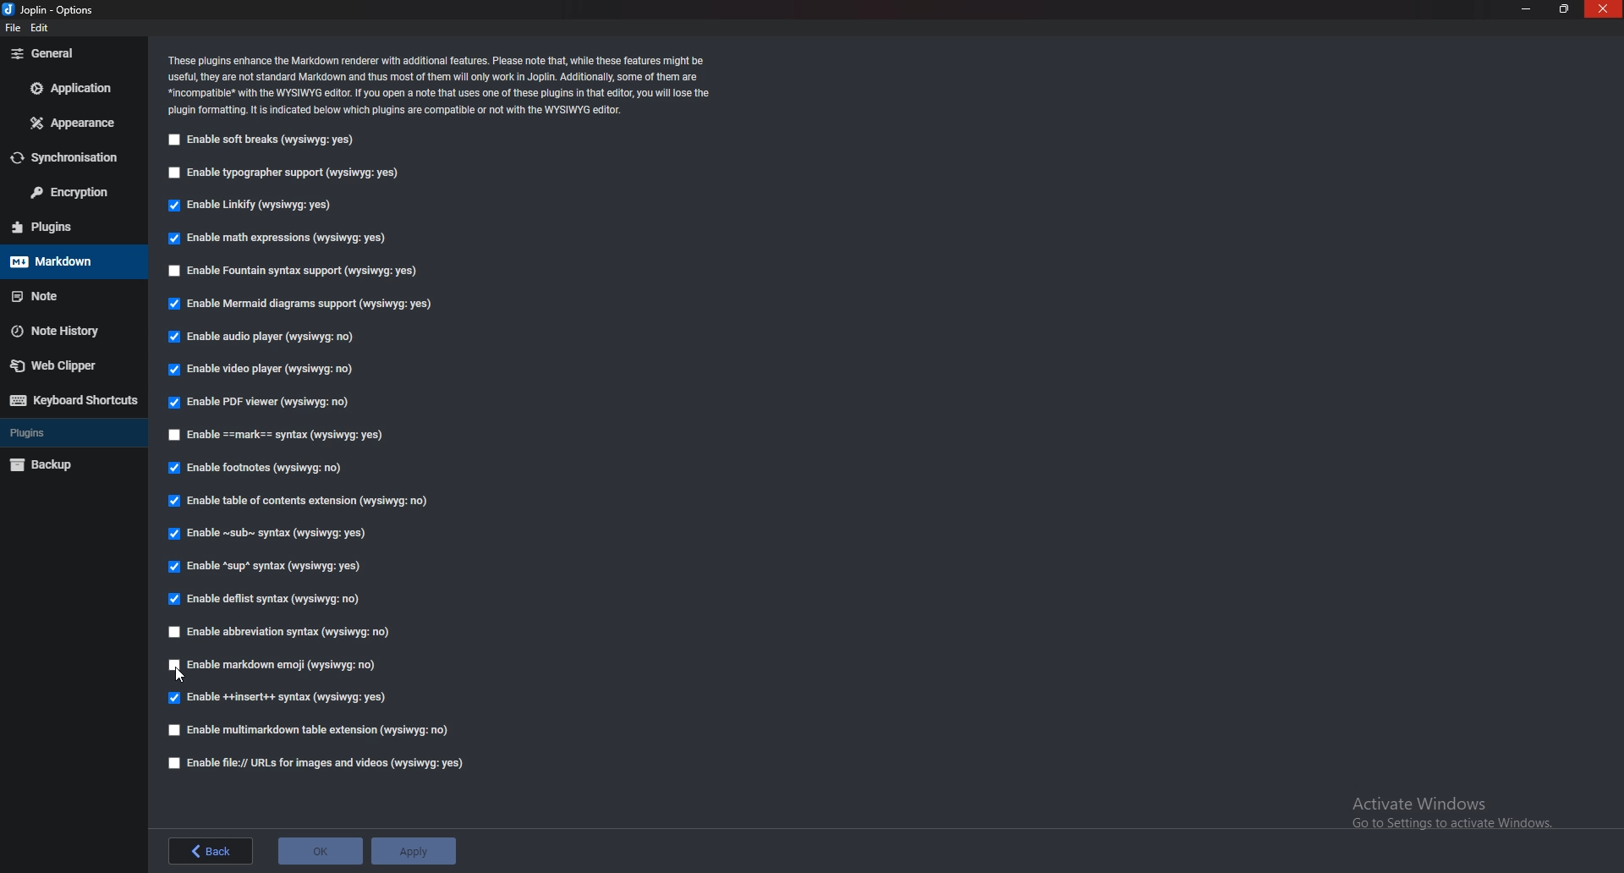 The height and width of the screenshot is (873, 1624). Describe the element at coordinates (319, 851) in the screenshot. I see `ok` at that location.